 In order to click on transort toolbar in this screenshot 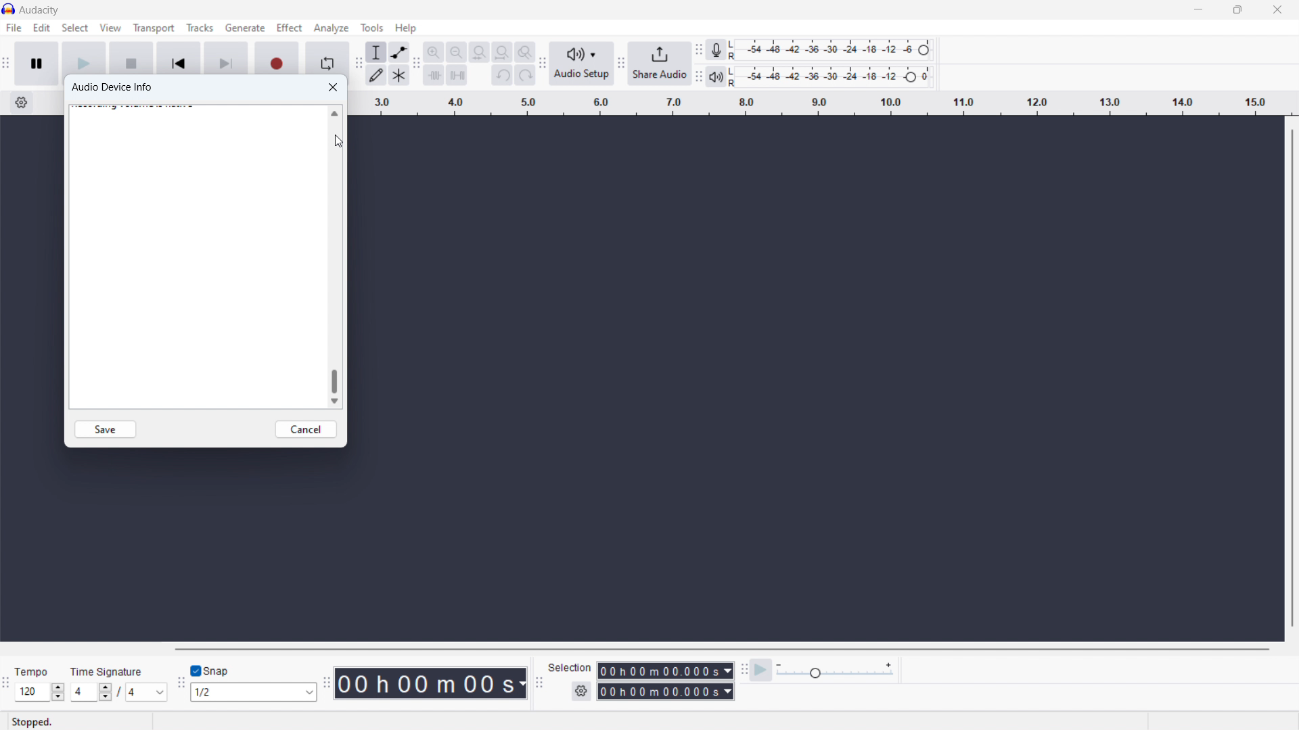, I will do `click(6, 64)`.